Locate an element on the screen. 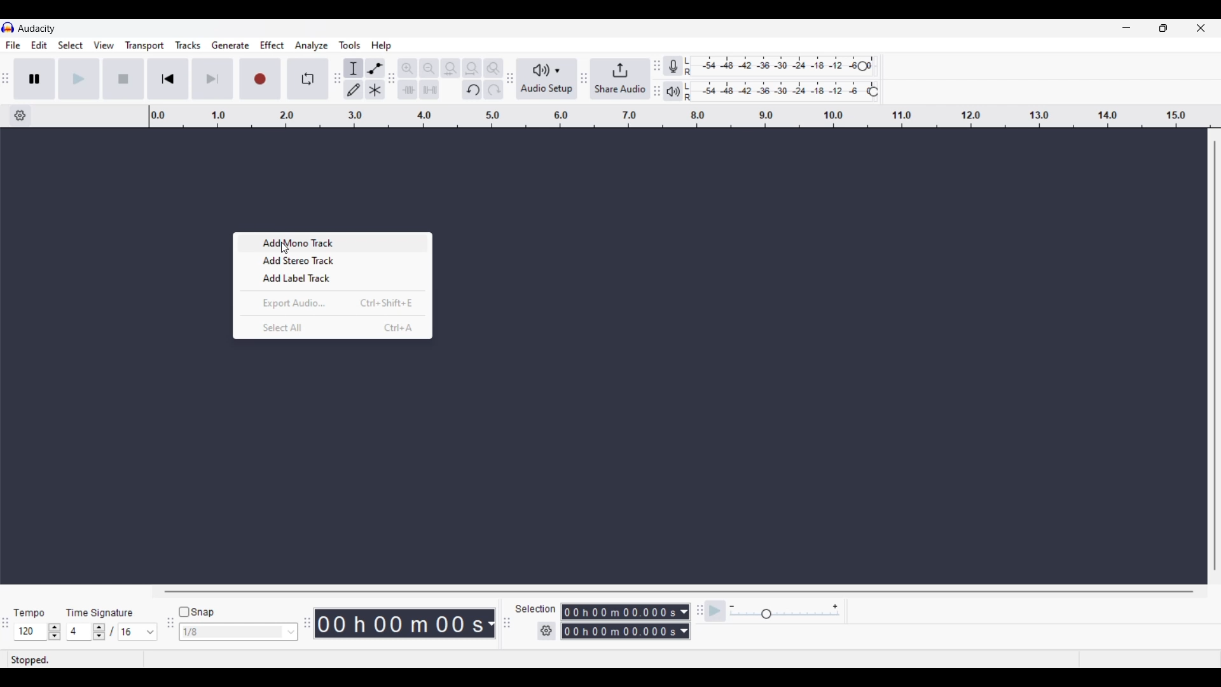  Text is located at coordinates (30, 613).